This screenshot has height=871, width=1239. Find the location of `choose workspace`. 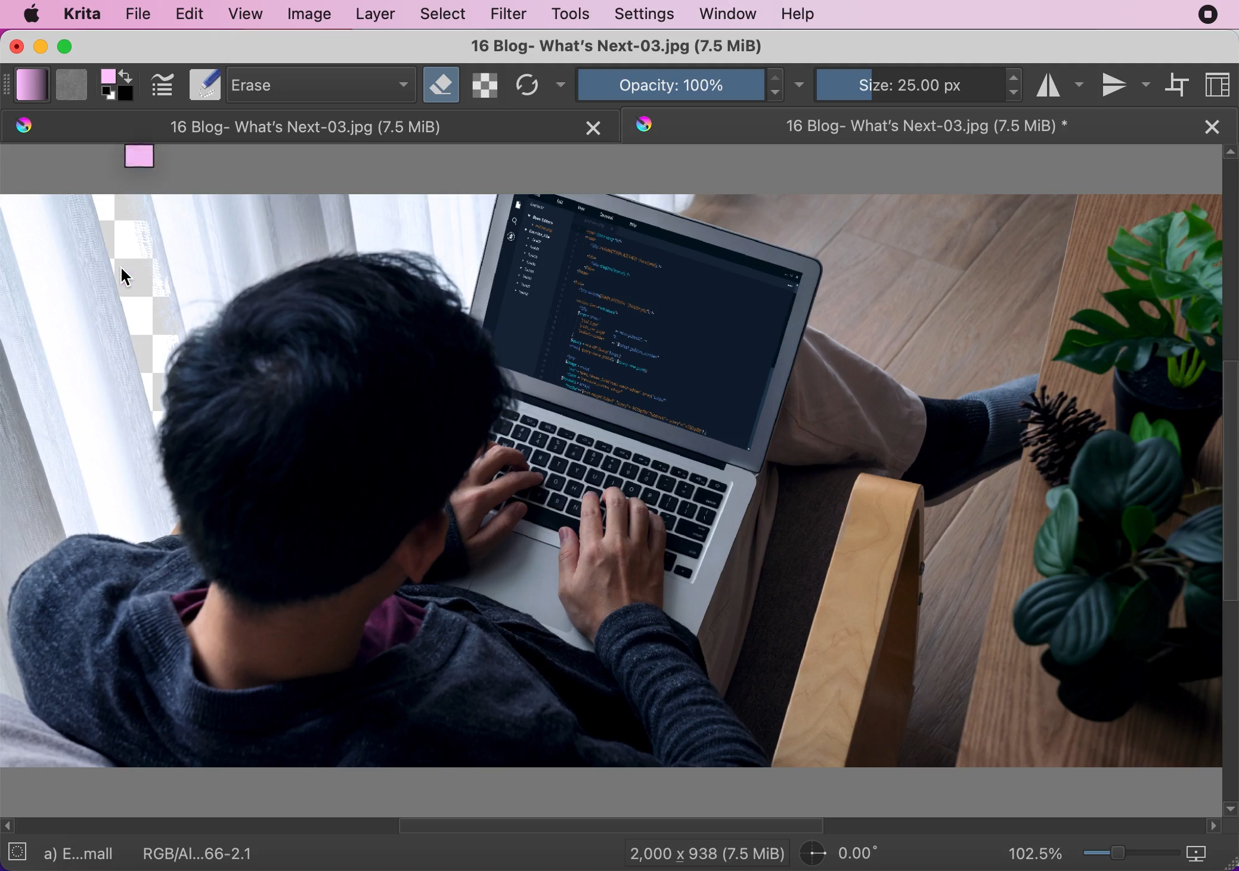

choose workspace is located at coordinates (1220, 84).